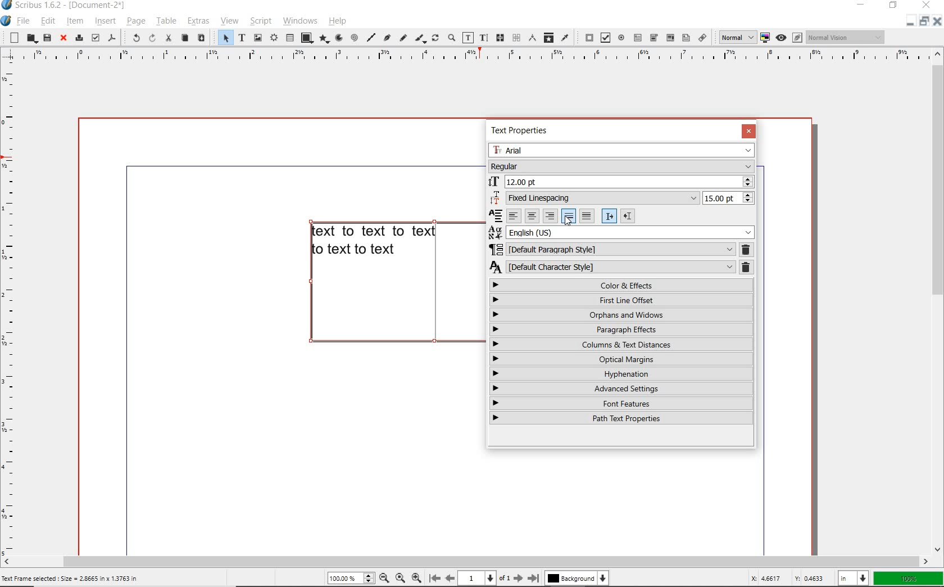 Image resolution: width=944 pixels, height=587 pixels. I want to click on save as pdf, so click(112, 38).